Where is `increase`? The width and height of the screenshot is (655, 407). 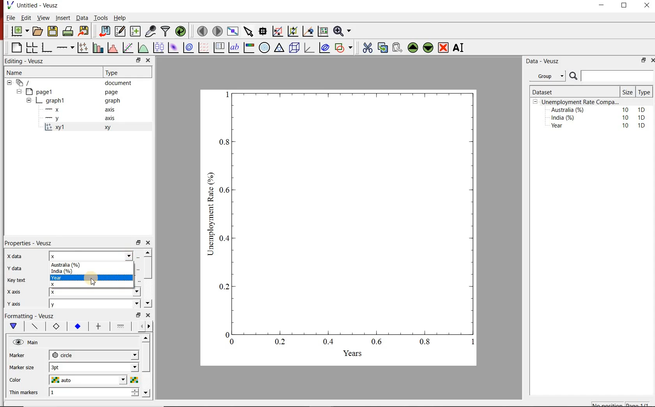
increase is located at coordinates (136, 389).